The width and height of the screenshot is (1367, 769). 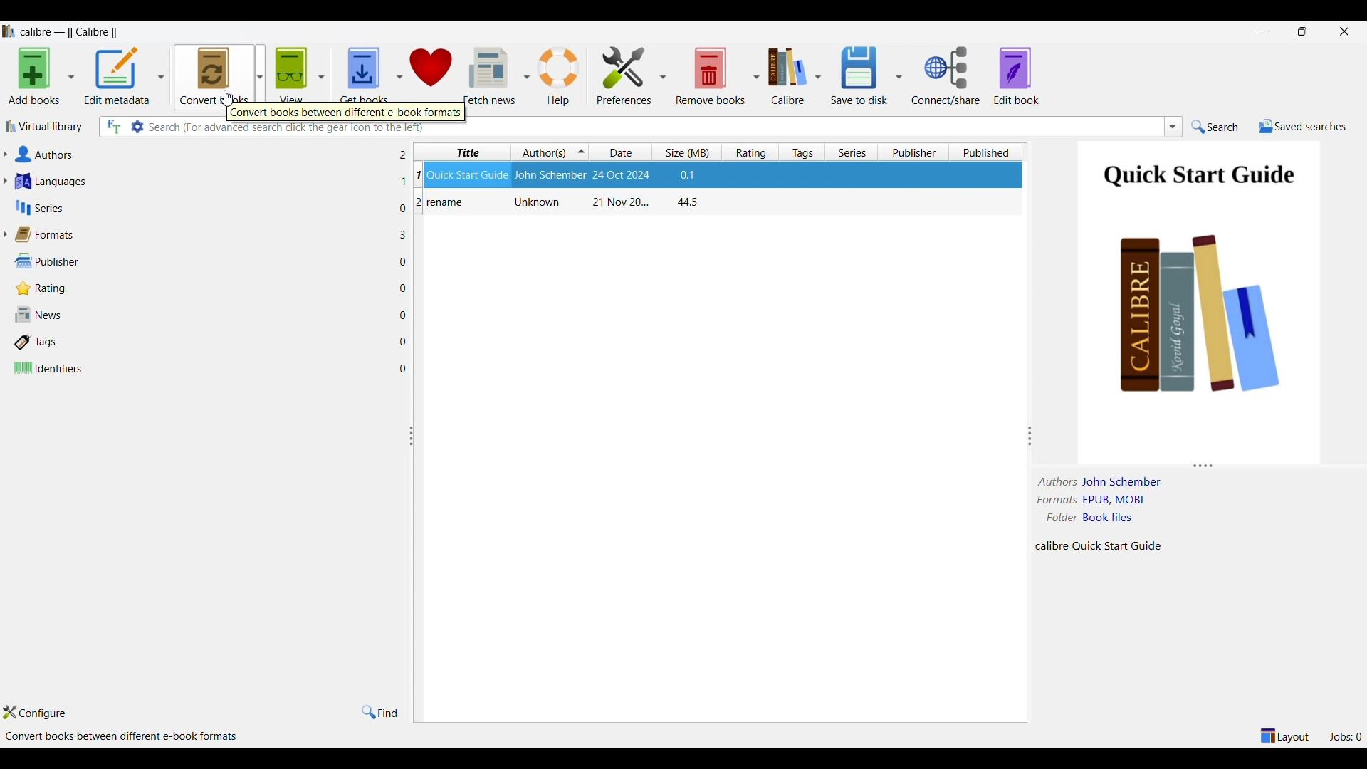 What do you see at coordinates (560, 204) in the screenshot?
I see `Book: rename` at bounding box center [560, 204].